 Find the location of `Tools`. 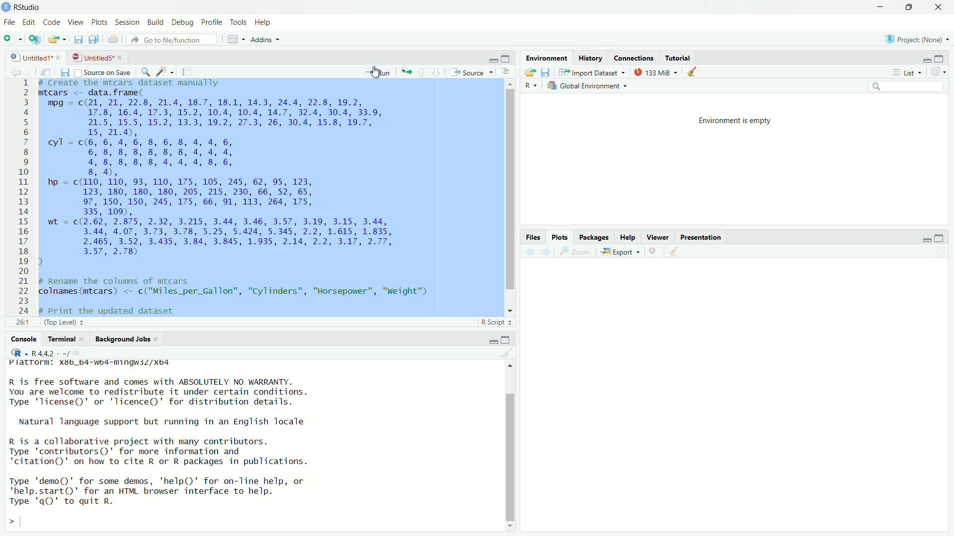

Tools is located at coordinates (239, 23).